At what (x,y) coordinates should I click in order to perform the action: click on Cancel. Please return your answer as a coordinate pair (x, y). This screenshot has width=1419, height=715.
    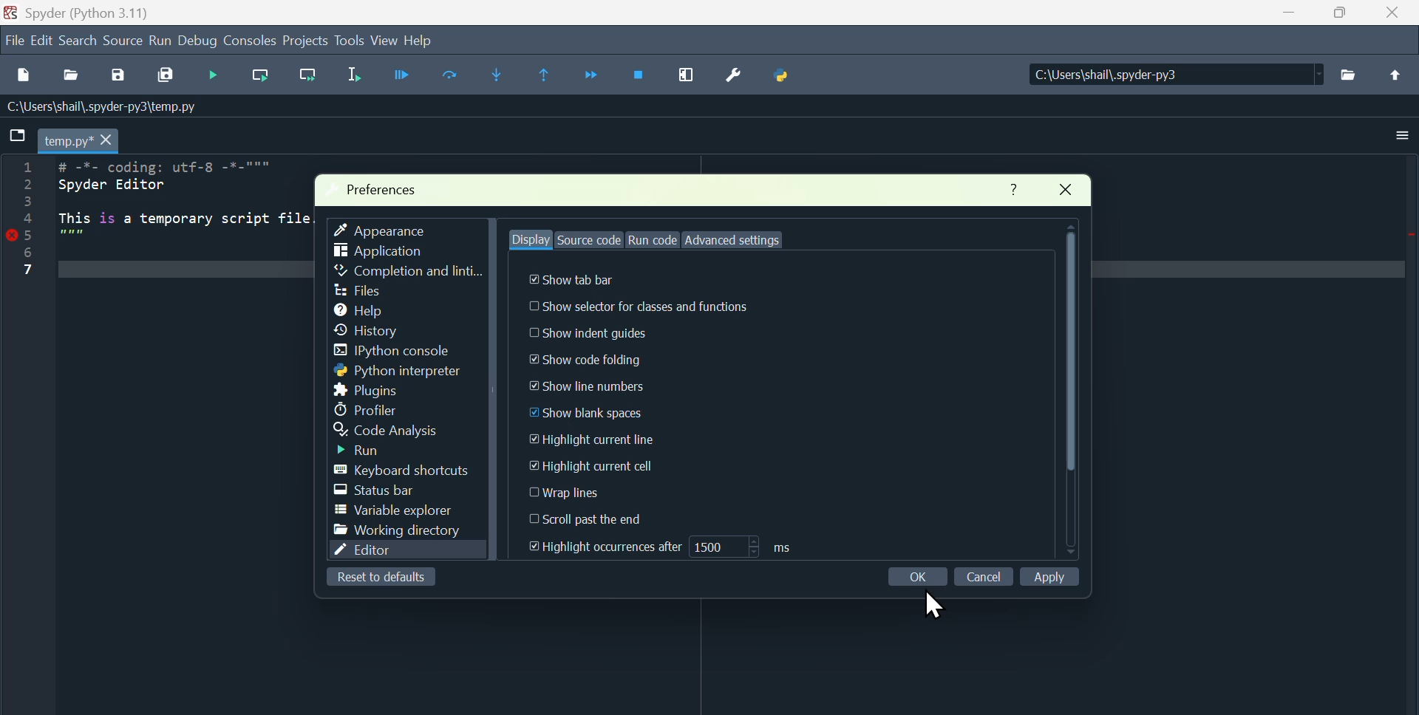
    Looking at the image, I should click on (988, 578).